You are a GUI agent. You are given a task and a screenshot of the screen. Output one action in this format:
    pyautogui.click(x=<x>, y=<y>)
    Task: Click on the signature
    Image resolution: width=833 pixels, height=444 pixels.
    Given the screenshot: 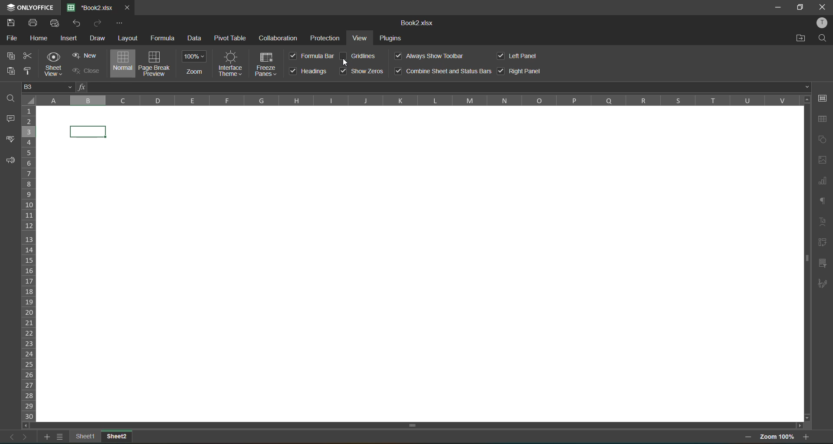 What is the action you would take?
    pyautogui.click(x=823, y=284)
    